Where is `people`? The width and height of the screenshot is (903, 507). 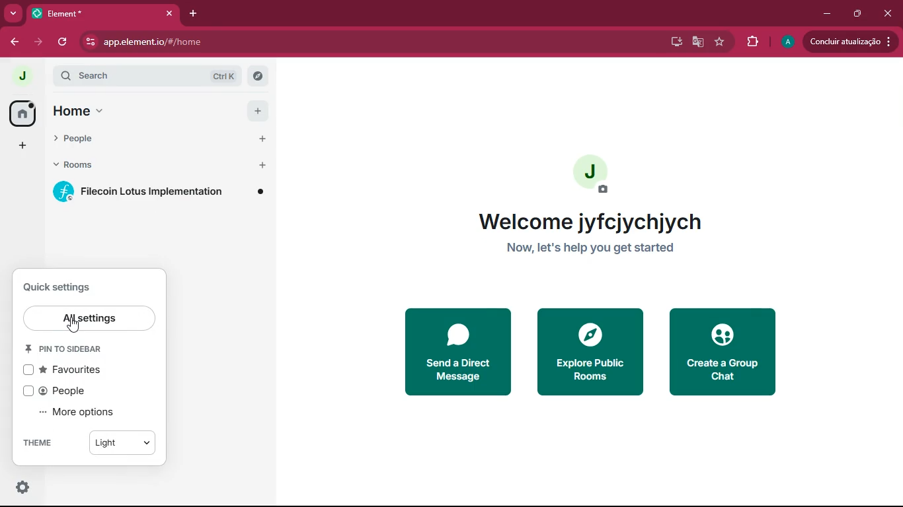
people is located at coordinates (131, 141).